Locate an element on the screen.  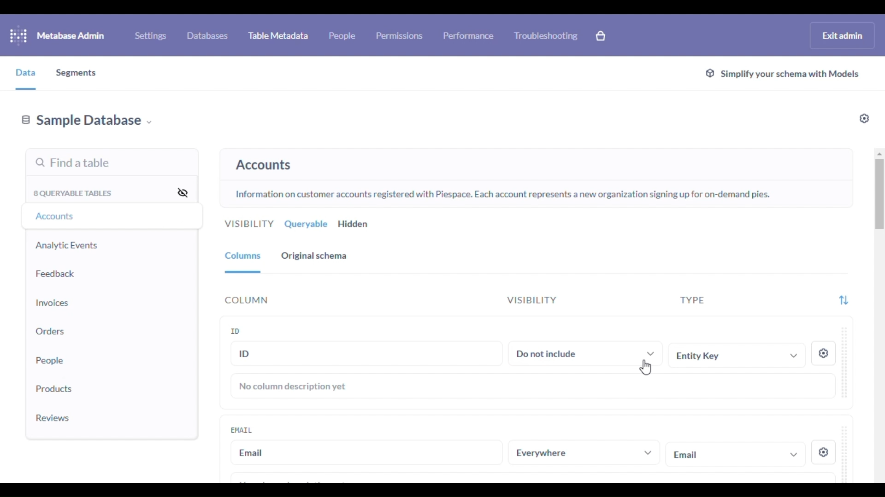
email is located at coordinates (367, 453).